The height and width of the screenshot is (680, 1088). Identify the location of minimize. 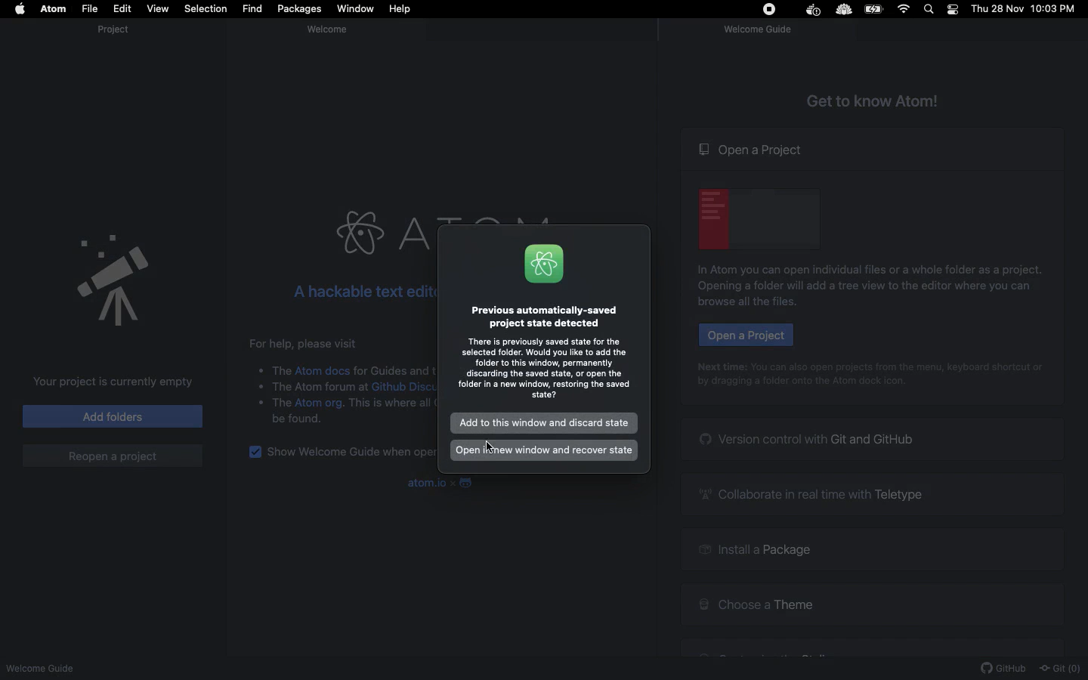
(26, 29).